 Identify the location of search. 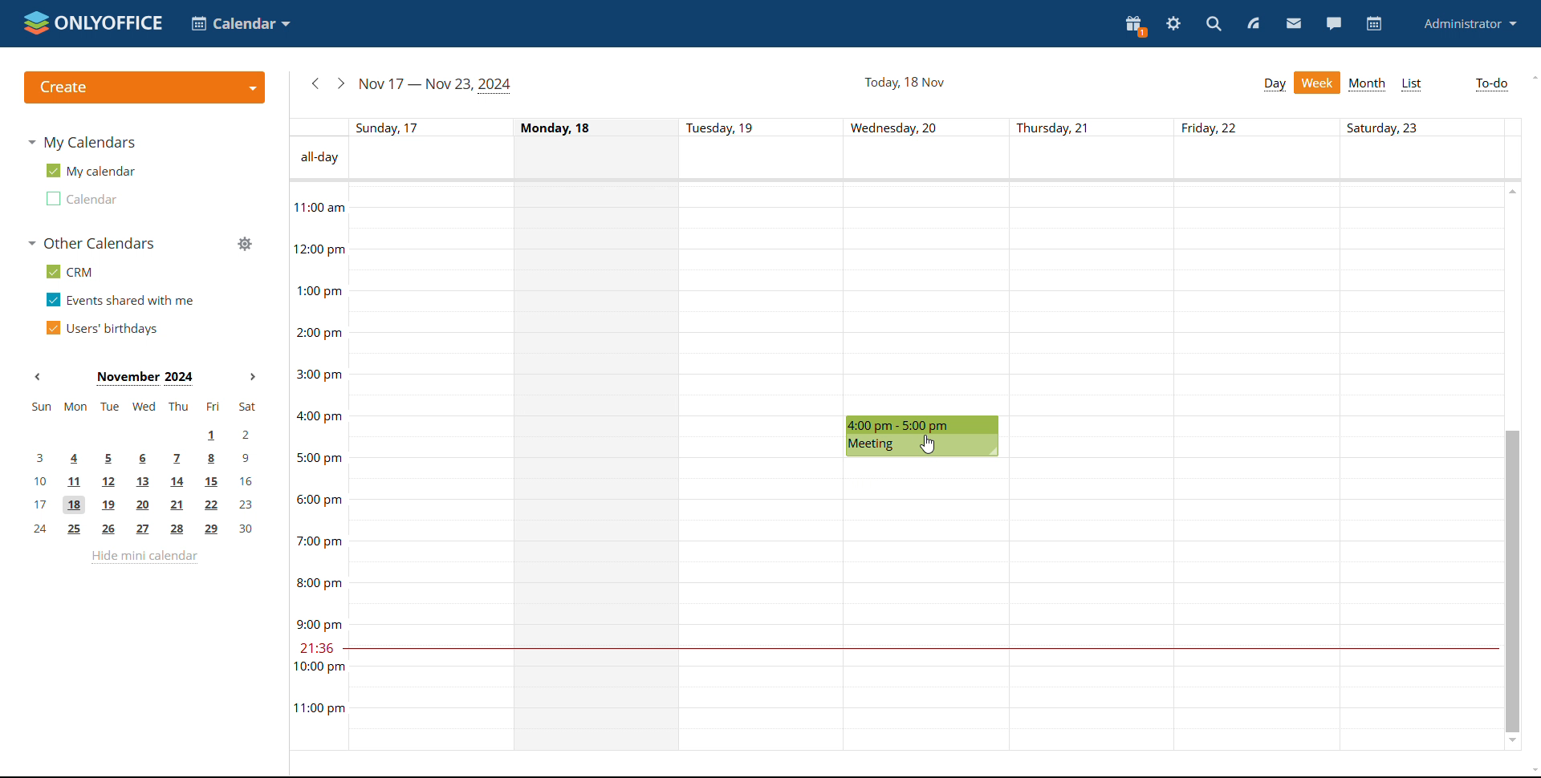
(1212, 24).